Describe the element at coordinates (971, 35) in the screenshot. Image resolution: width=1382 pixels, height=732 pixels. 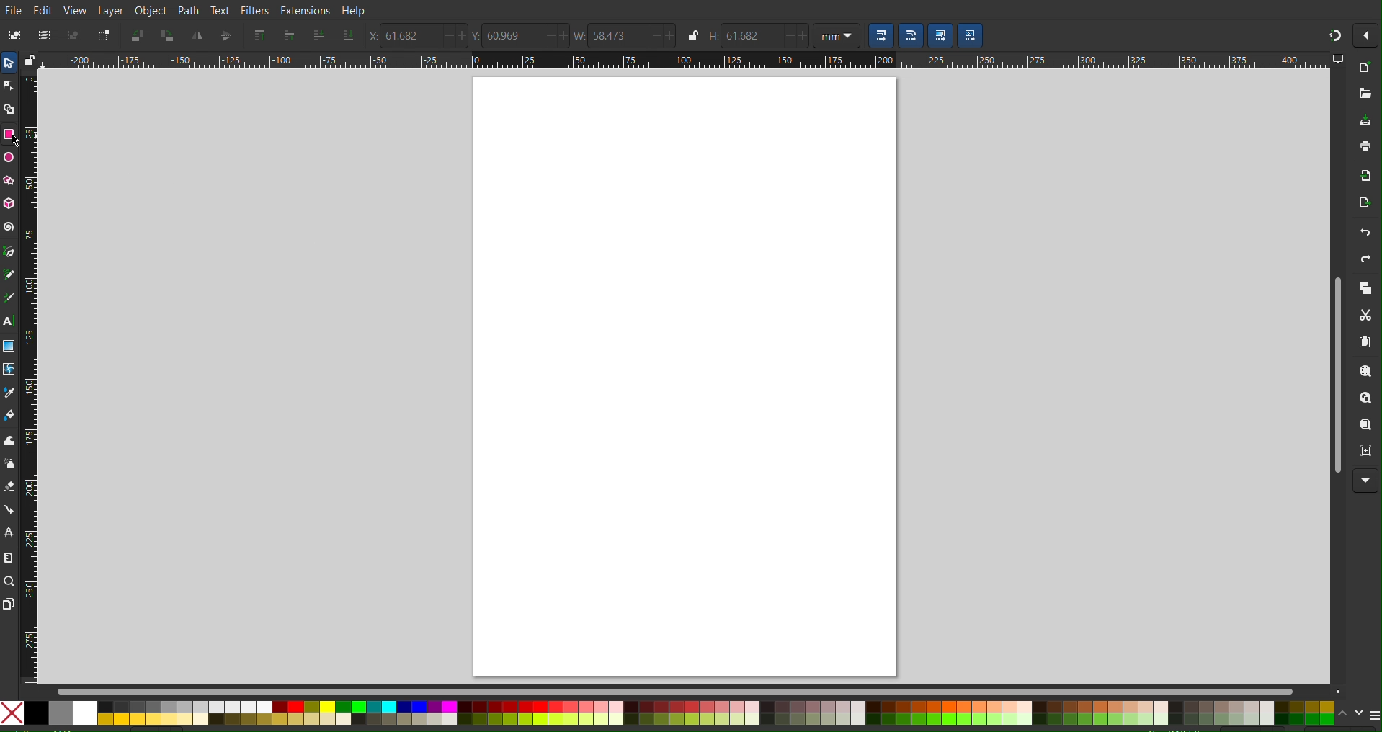
I see `Scaling Option 4` at that location.